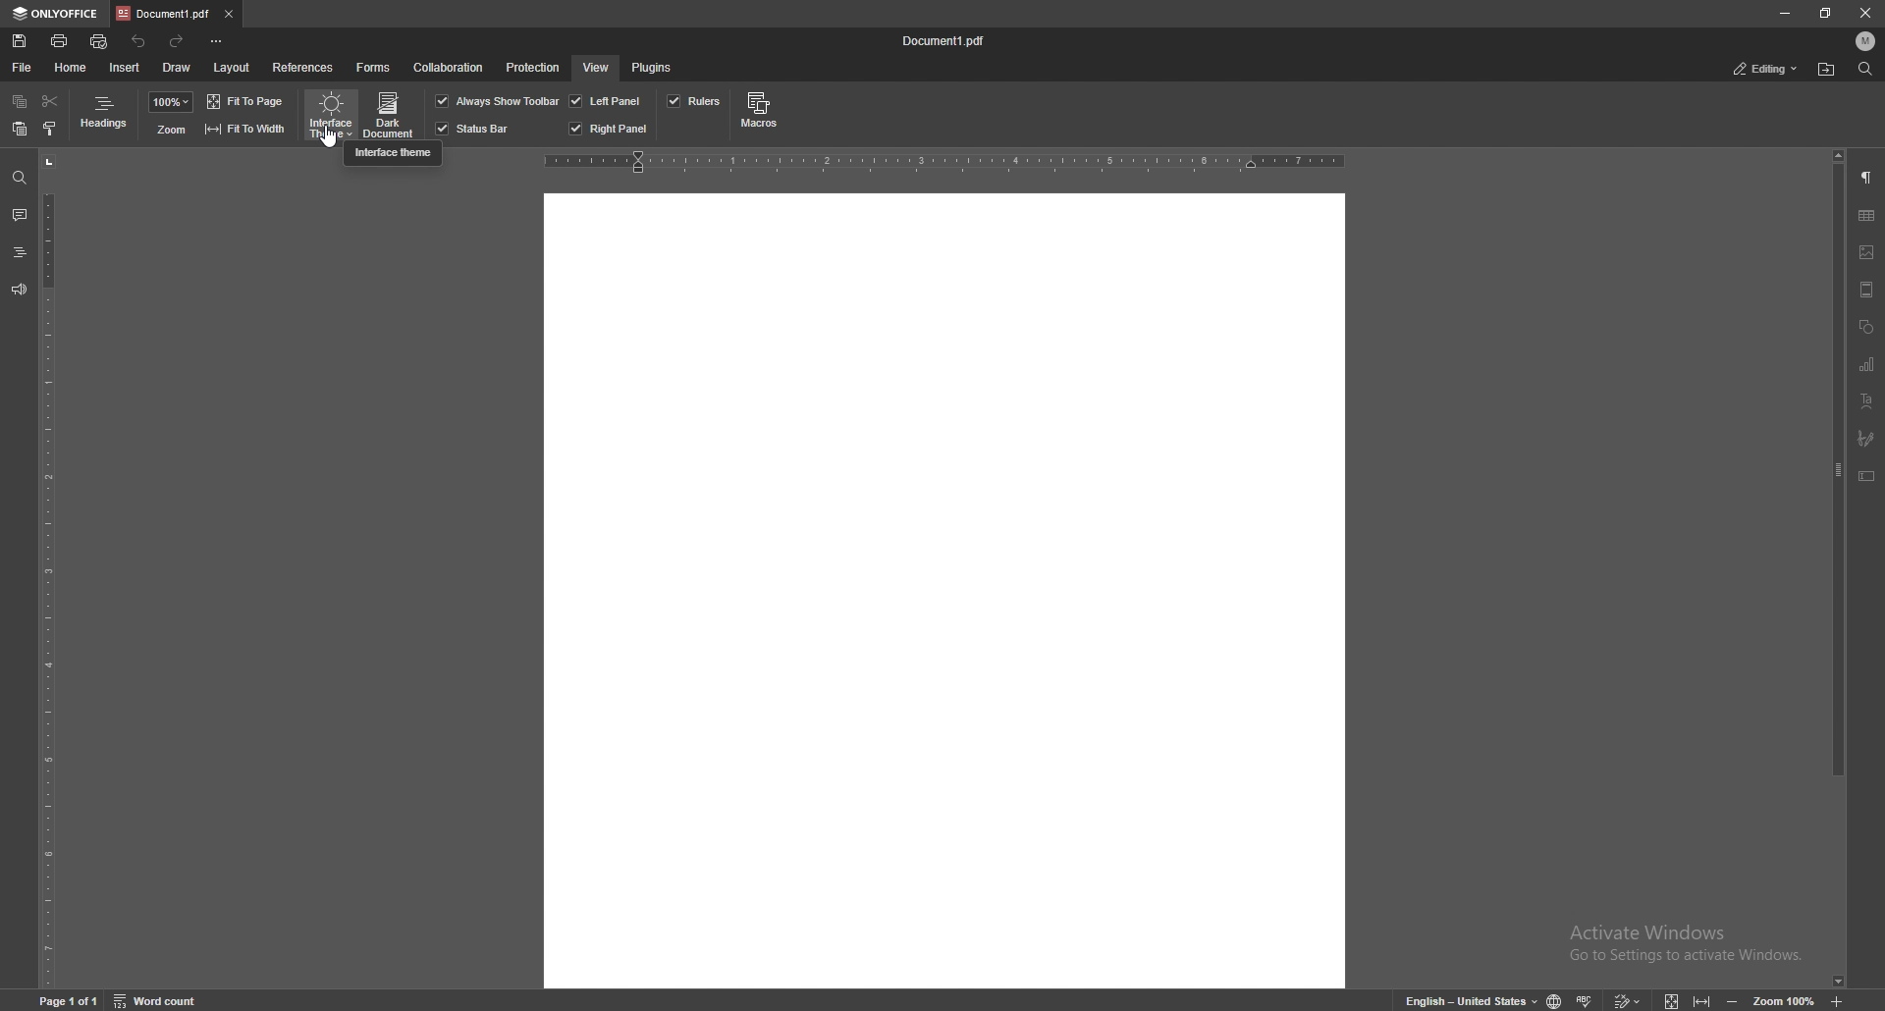 The height and width of the screenshot is (1011, 1885). What do you see at coordinates (1626, 997) in the screenshot?
I see `track changes` at bounding box center [1626, 997].